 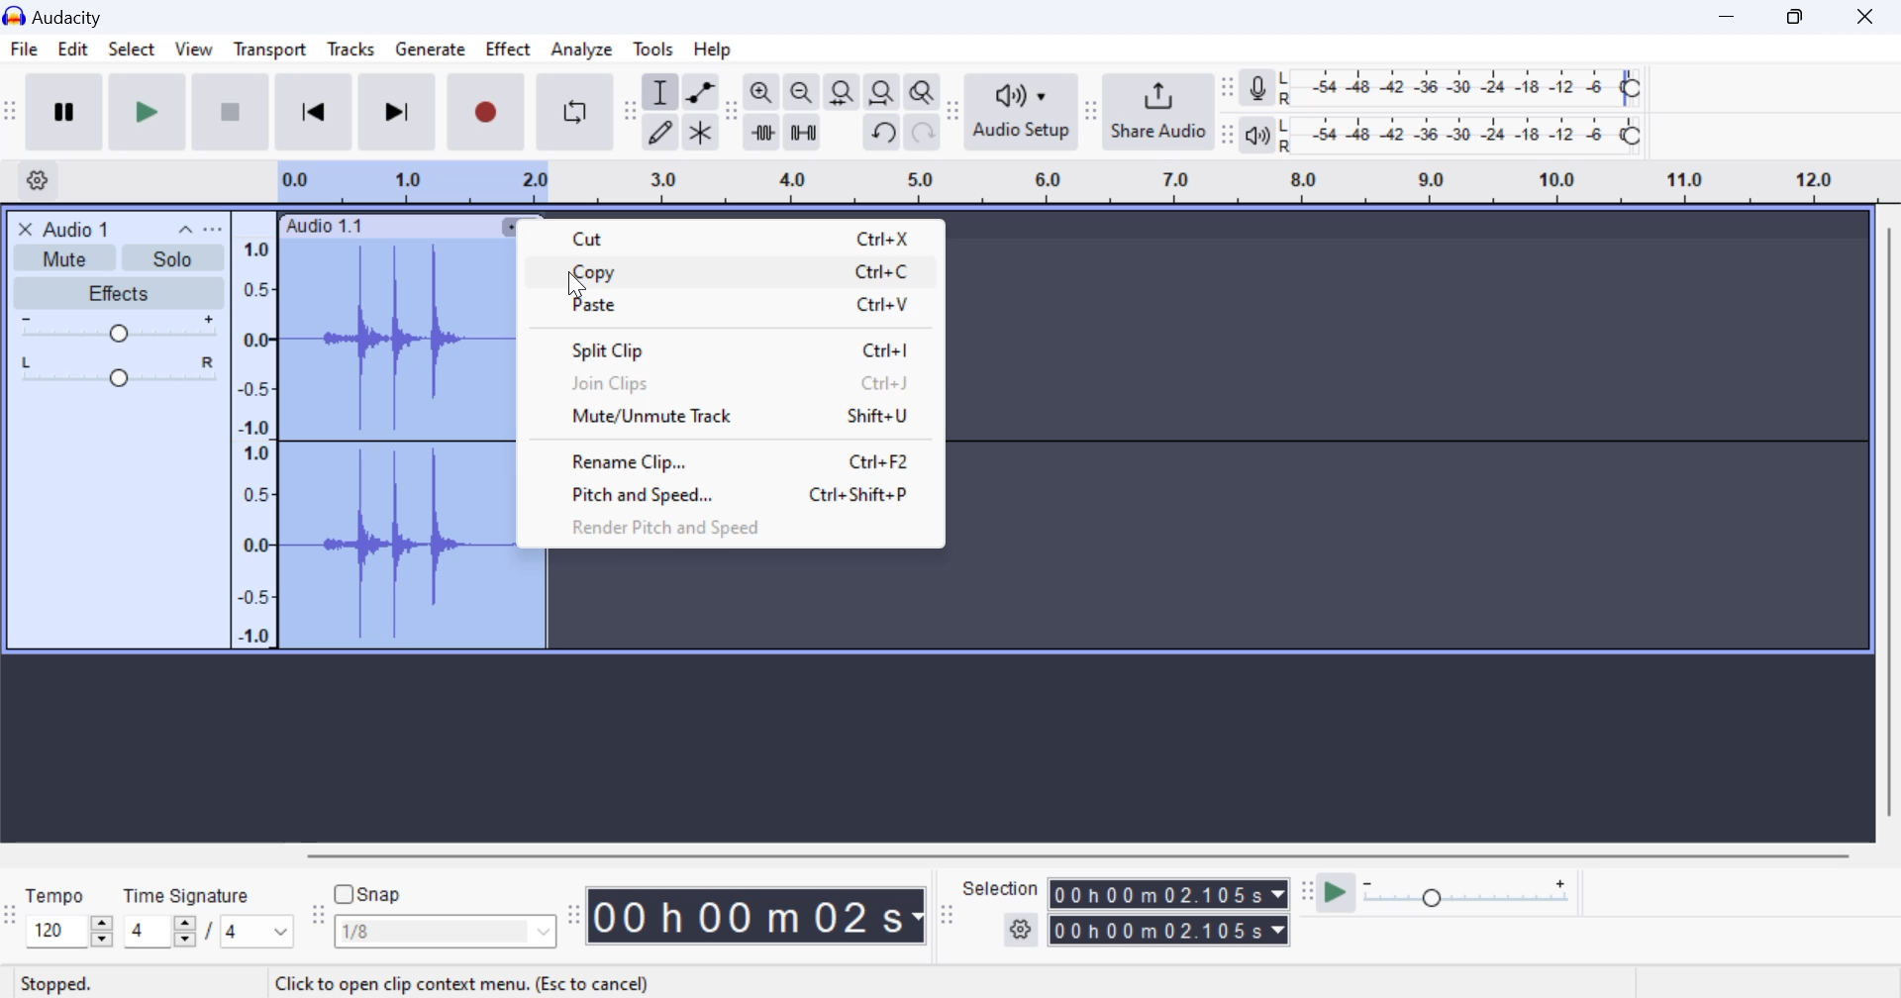 What do you see at coordinates (840, 94) in the screenshot?
I see `fit selection to width` at bounding box center [840, 94].